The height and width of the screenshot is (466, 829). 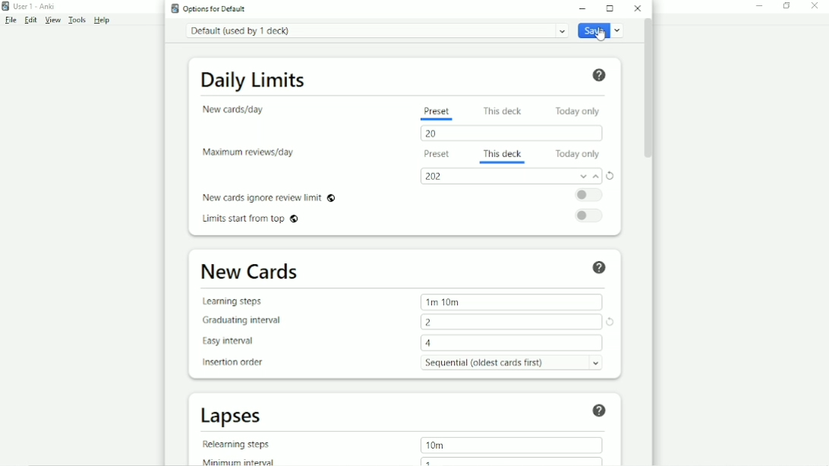 What do you see at coordinates (437, 112) in the screenshot?
I see `Preset` at bounding box center [437, 112].